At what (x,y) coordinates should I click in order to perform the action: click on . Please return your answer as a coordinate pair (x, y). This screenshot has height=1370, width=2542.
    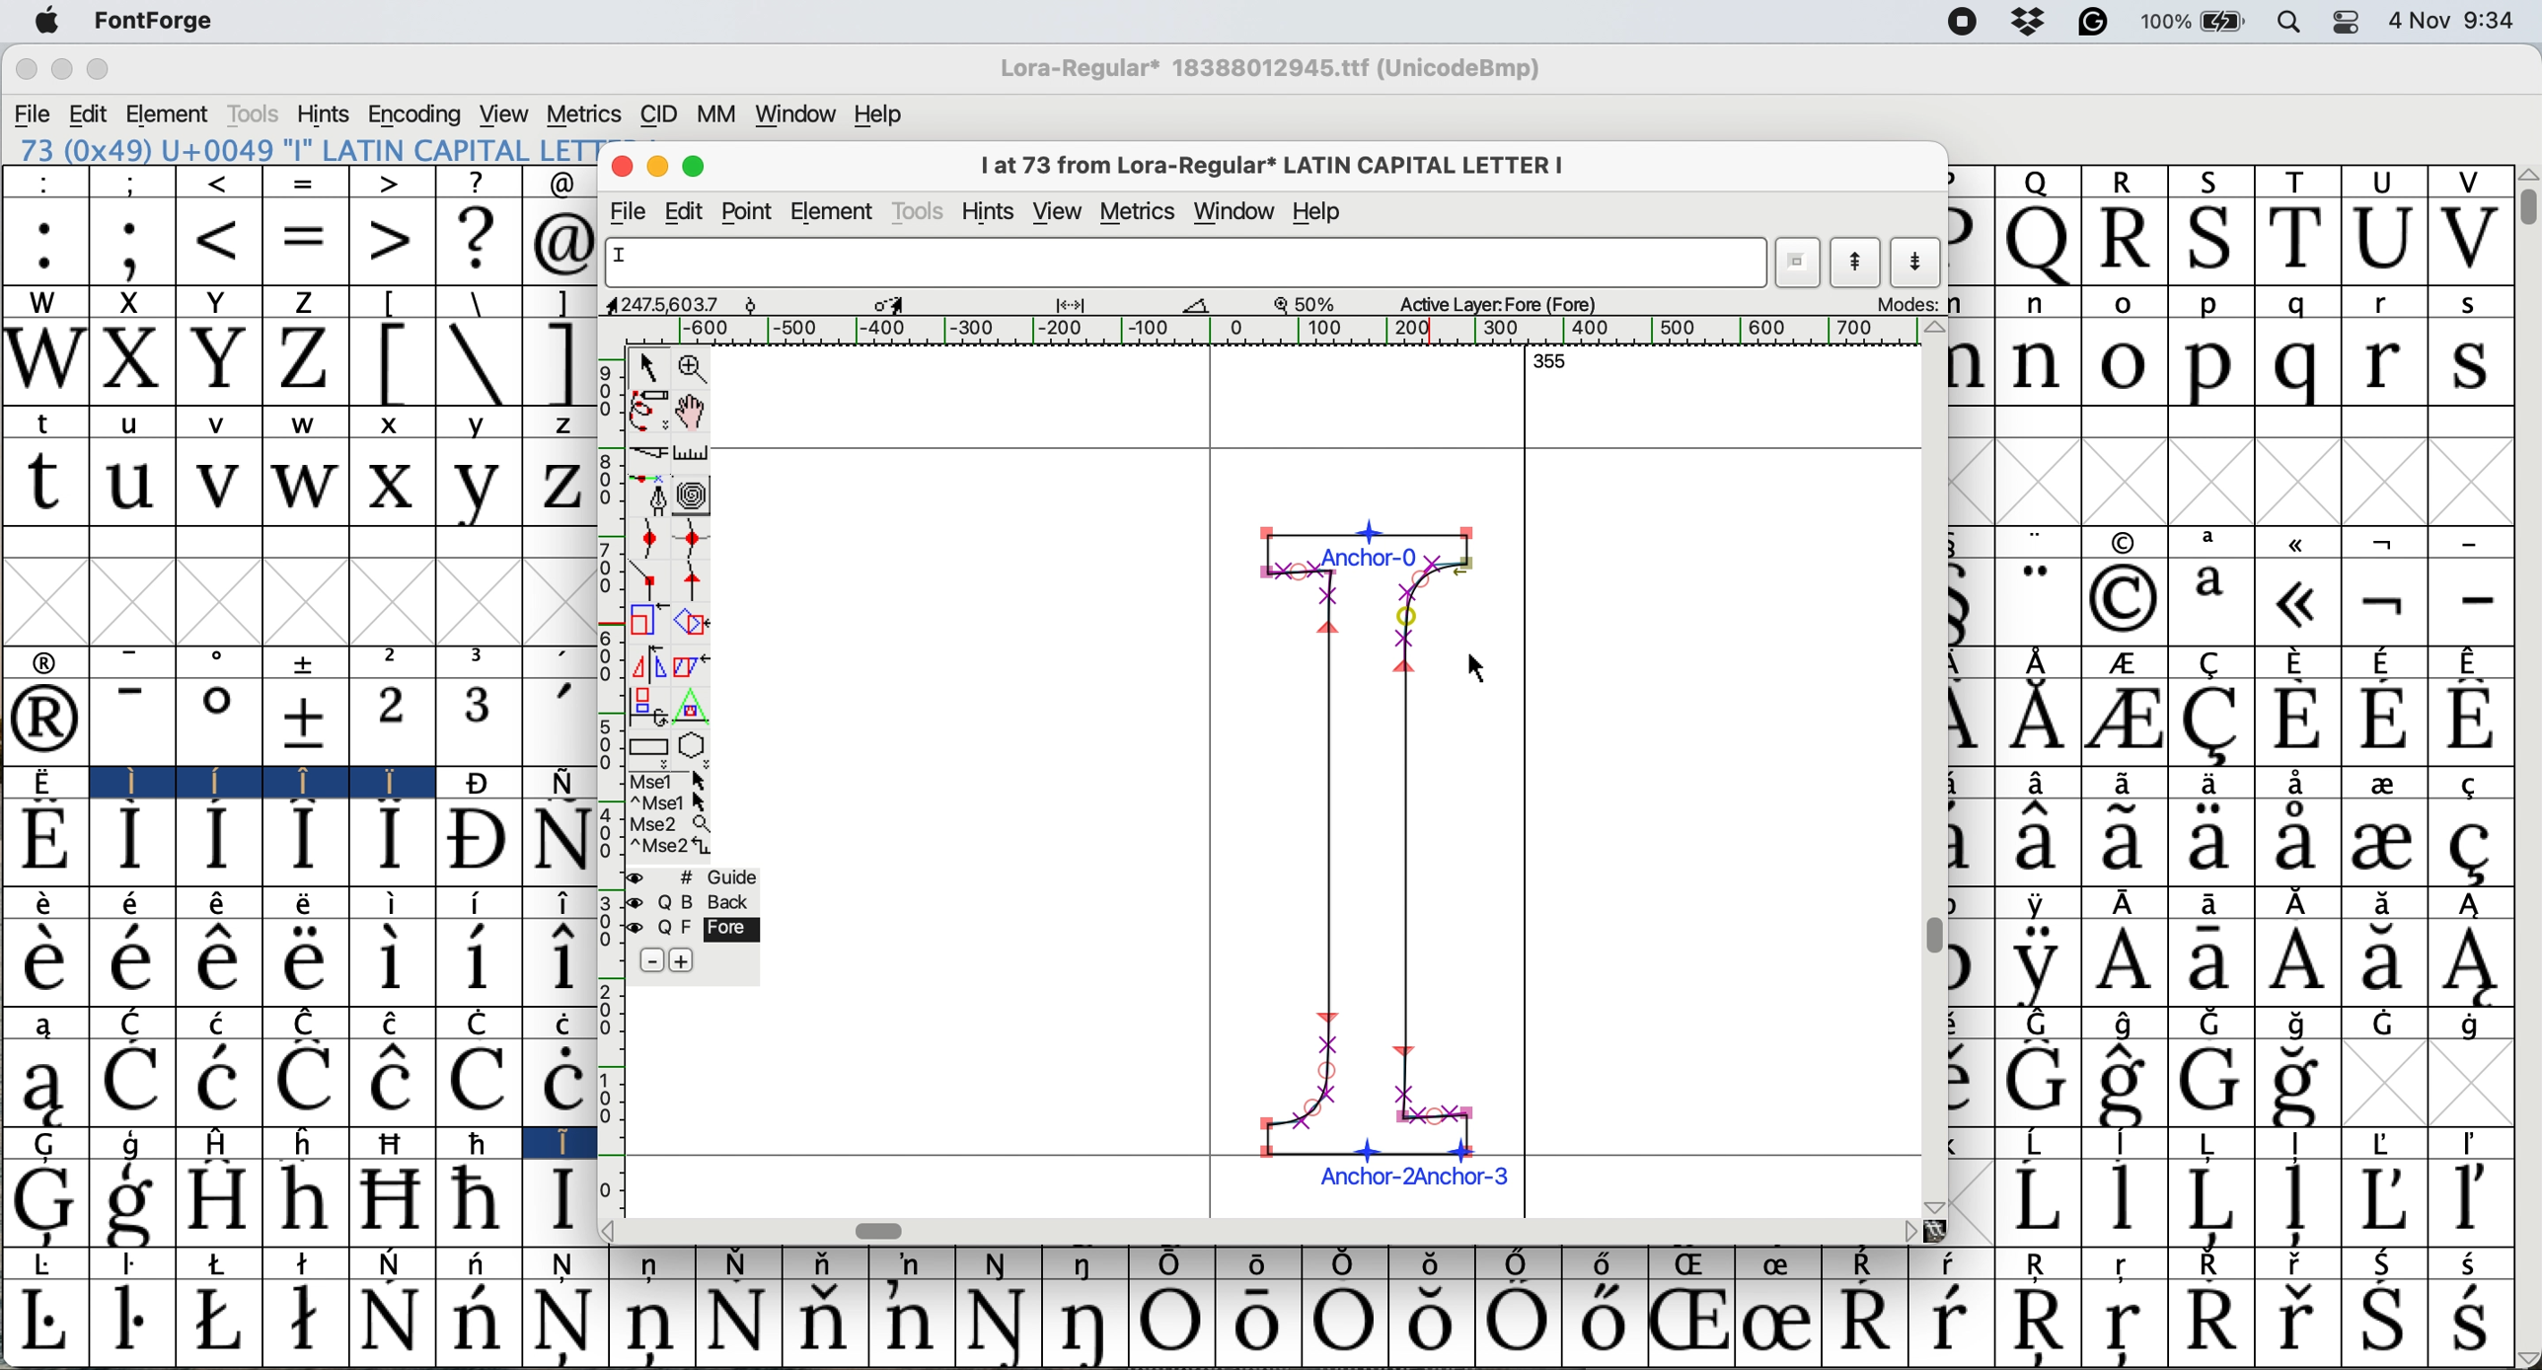
    Looking at the image, I should click on (1549, 362).